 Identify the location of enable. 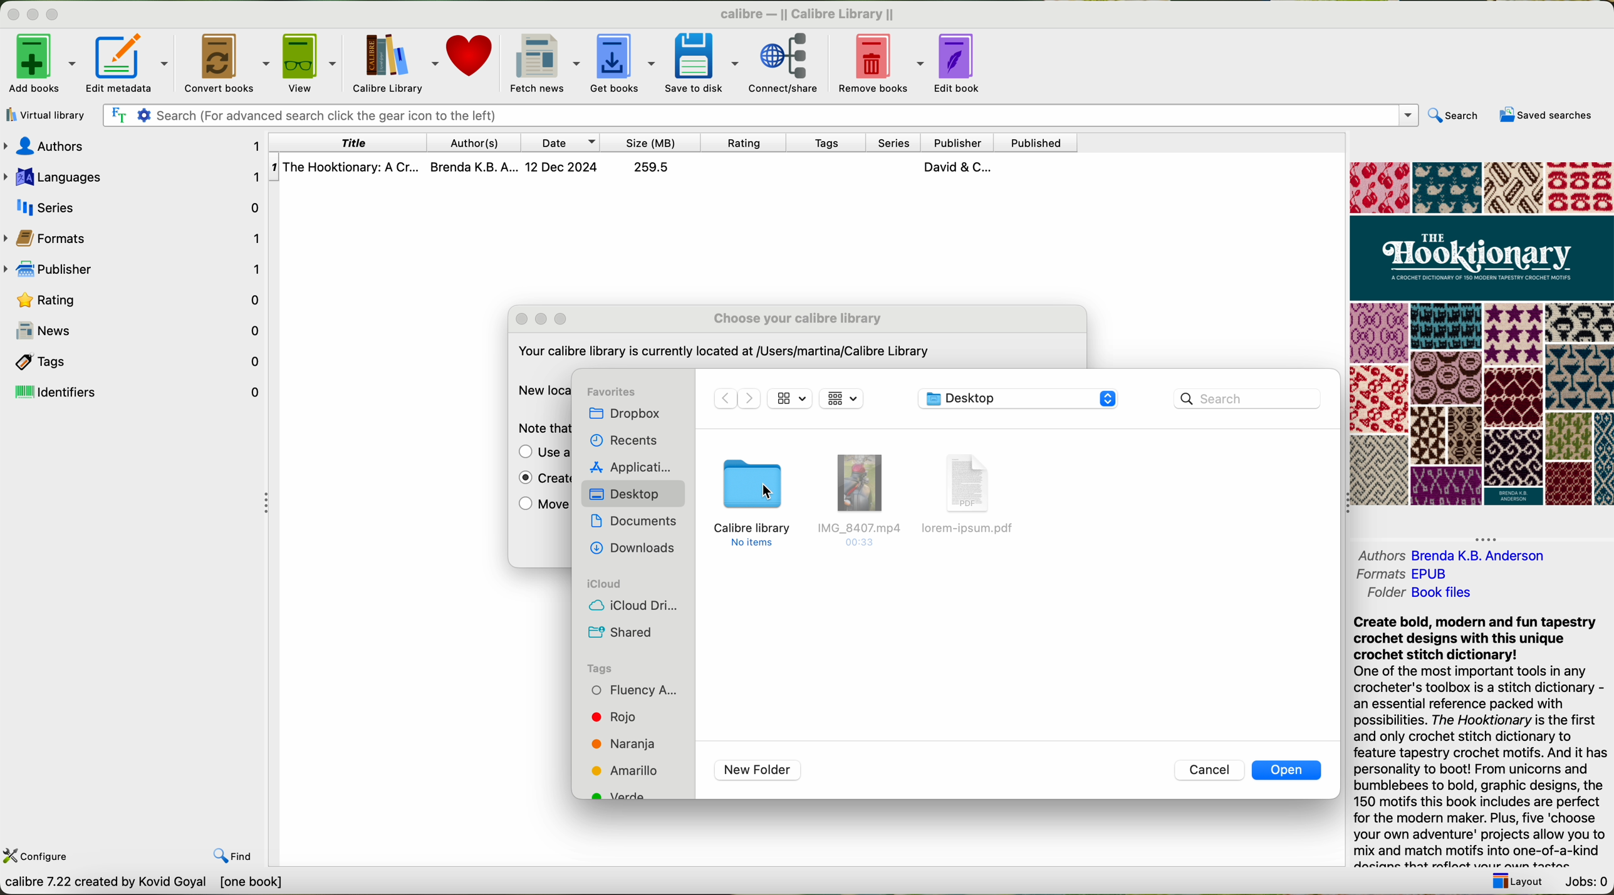
(541, 476).